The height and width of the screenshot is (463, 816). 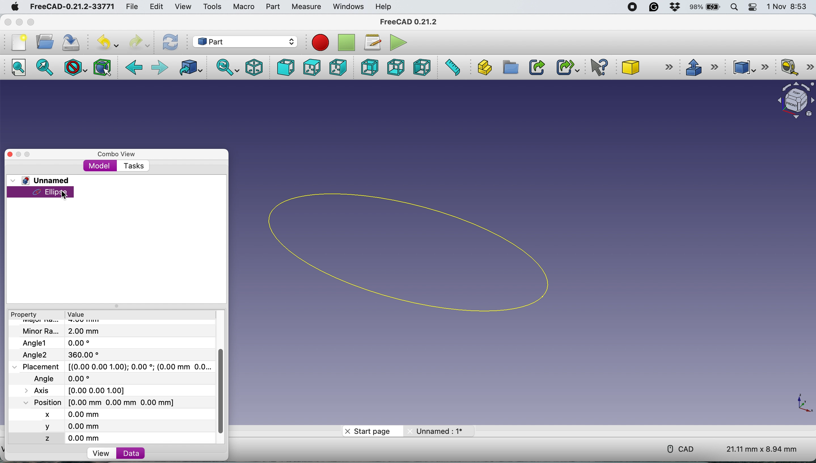 What do you see at coordinates (429, 253) in the screenshot?
I see `ellipse chosen` at bounding box center [429, 253].